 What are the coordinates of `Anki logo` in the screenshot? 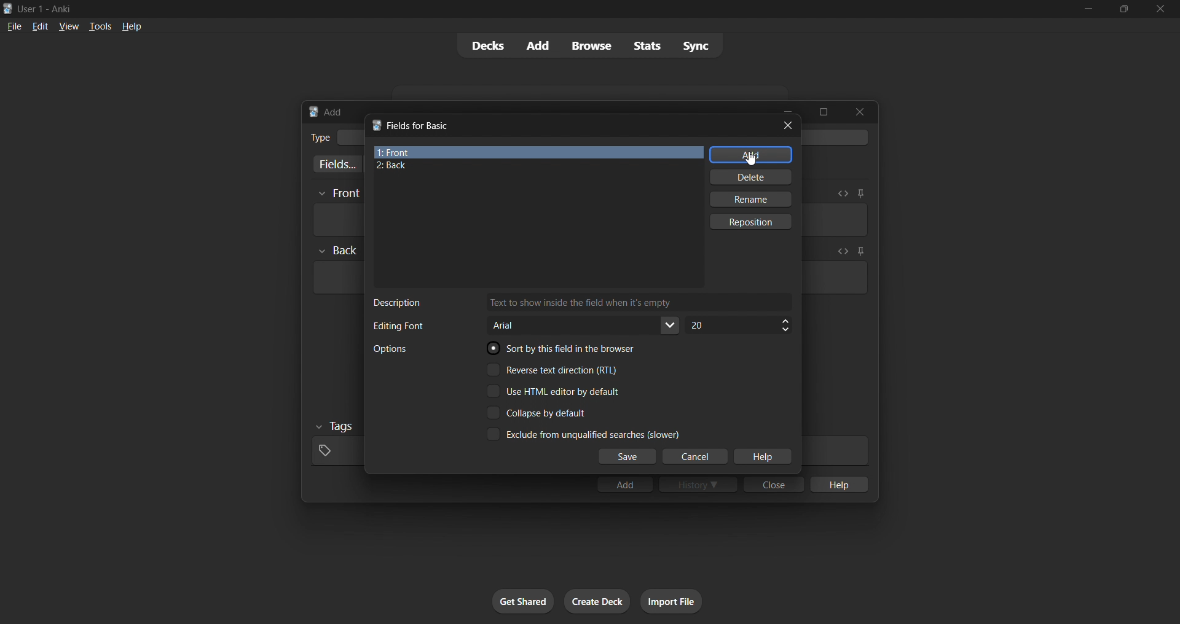 It's located at (313, 112).